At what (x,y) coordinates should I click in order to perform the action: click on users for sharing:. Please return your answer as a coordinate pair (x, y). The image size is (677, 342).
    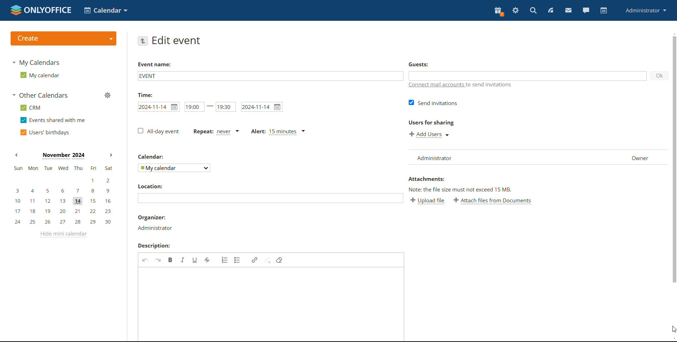
    Looking at the image, I should click on (431, 124).